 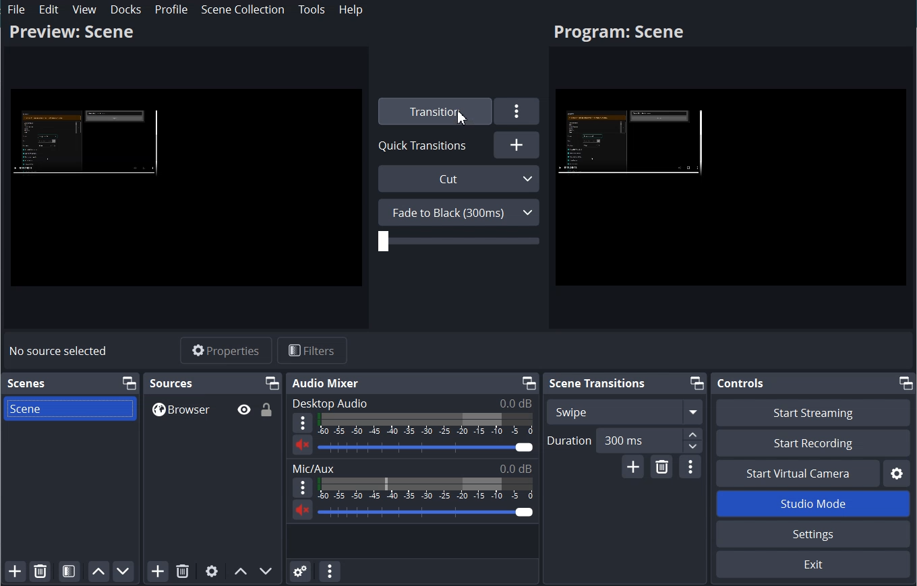 What do you see at coordinates (427, 145) in the screenshot?
I see `Quick Transition` at bounding box center [427, 145].